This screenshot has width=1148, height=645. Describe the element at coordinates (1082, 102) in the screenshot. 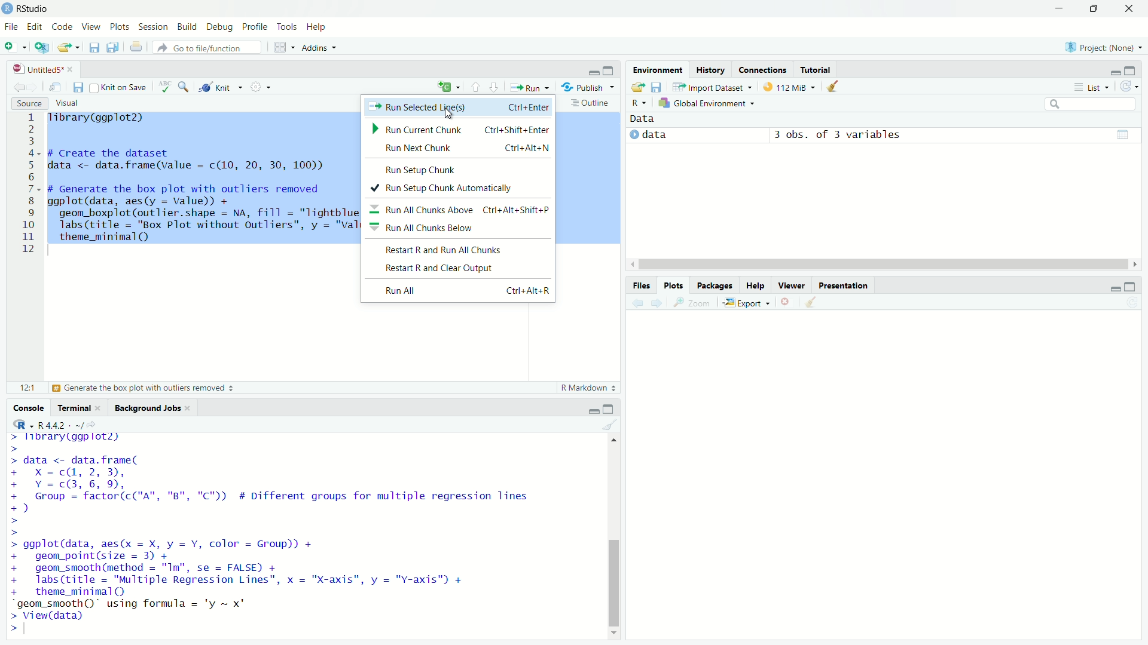

I see `search` at that location.